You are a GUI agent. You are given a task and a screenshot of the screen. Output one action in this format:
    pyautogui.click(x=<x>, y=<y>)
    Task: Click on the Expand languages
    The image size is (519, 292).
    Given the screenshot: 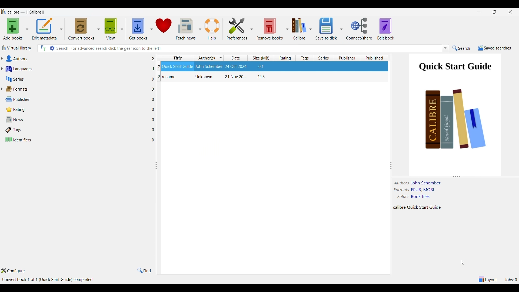 What is the action you would take?
    pyautogui.click(x=2, y=69)
    